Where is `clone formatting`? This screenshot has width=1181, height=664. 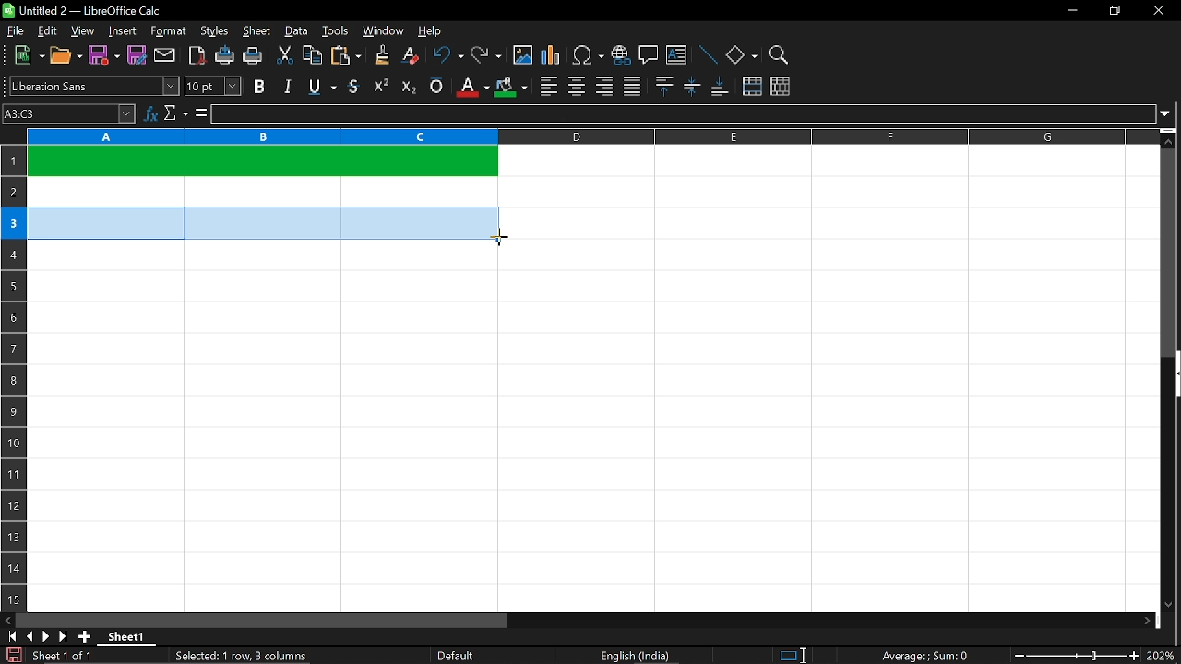
clone formatting is located at coordinates (377, 55).